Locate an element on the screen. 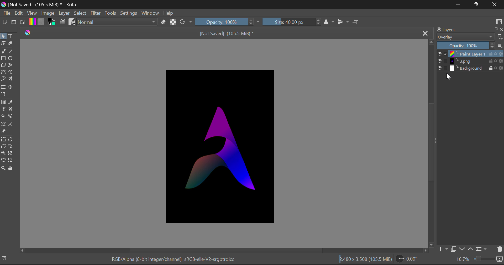 The image size is (504, 265). Calligraphic Tool is located at coordinates (12, 43).